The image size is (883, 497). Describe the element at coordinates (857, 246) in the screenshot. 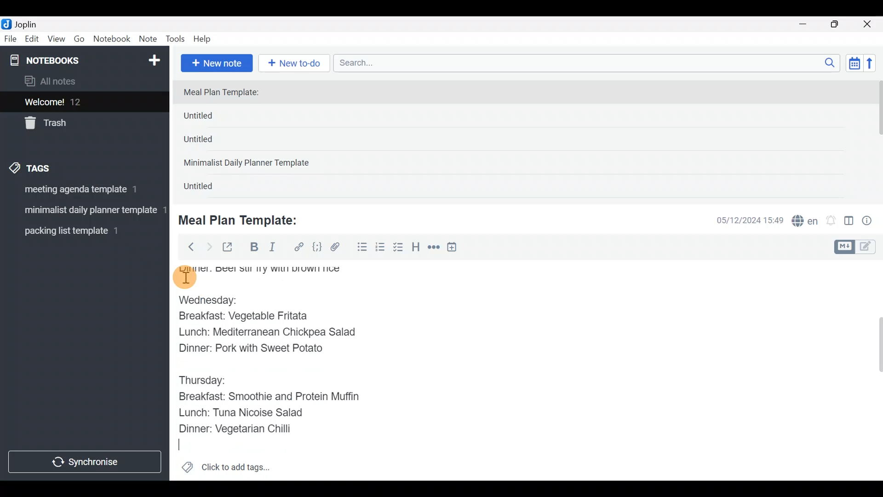

I see `Toggle editors` at that location.